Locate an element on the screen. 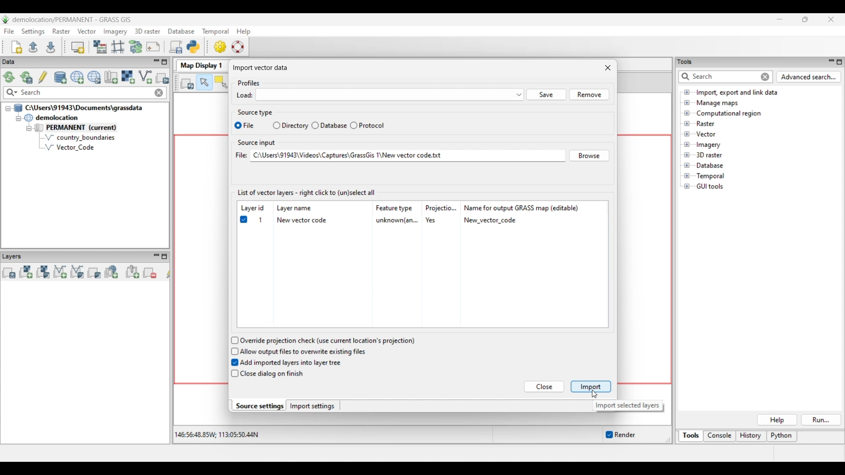 The width and height of the screenshot is (845, 475). Maximize Layers panel is located at coordinates (165, 256).